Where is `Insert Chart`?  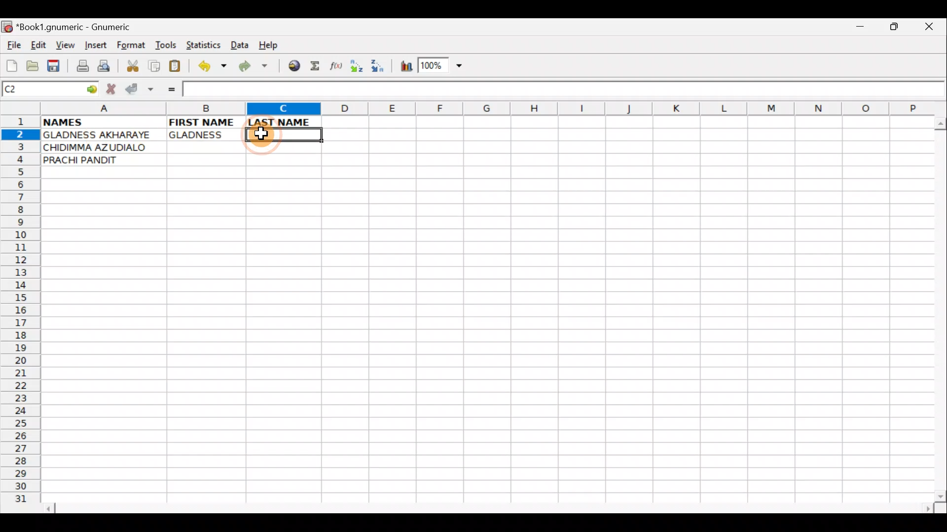 Insert Chart is located at coordinates (403, 67).